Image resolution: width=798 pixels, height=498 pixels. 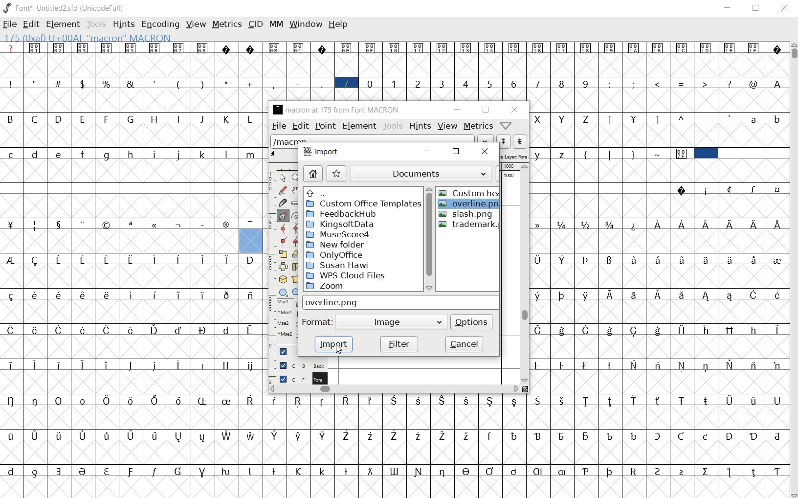 What do you see at coordinates (11, 401) in the screenshot?
I see `Symbol` at bounding box center [11, 401].